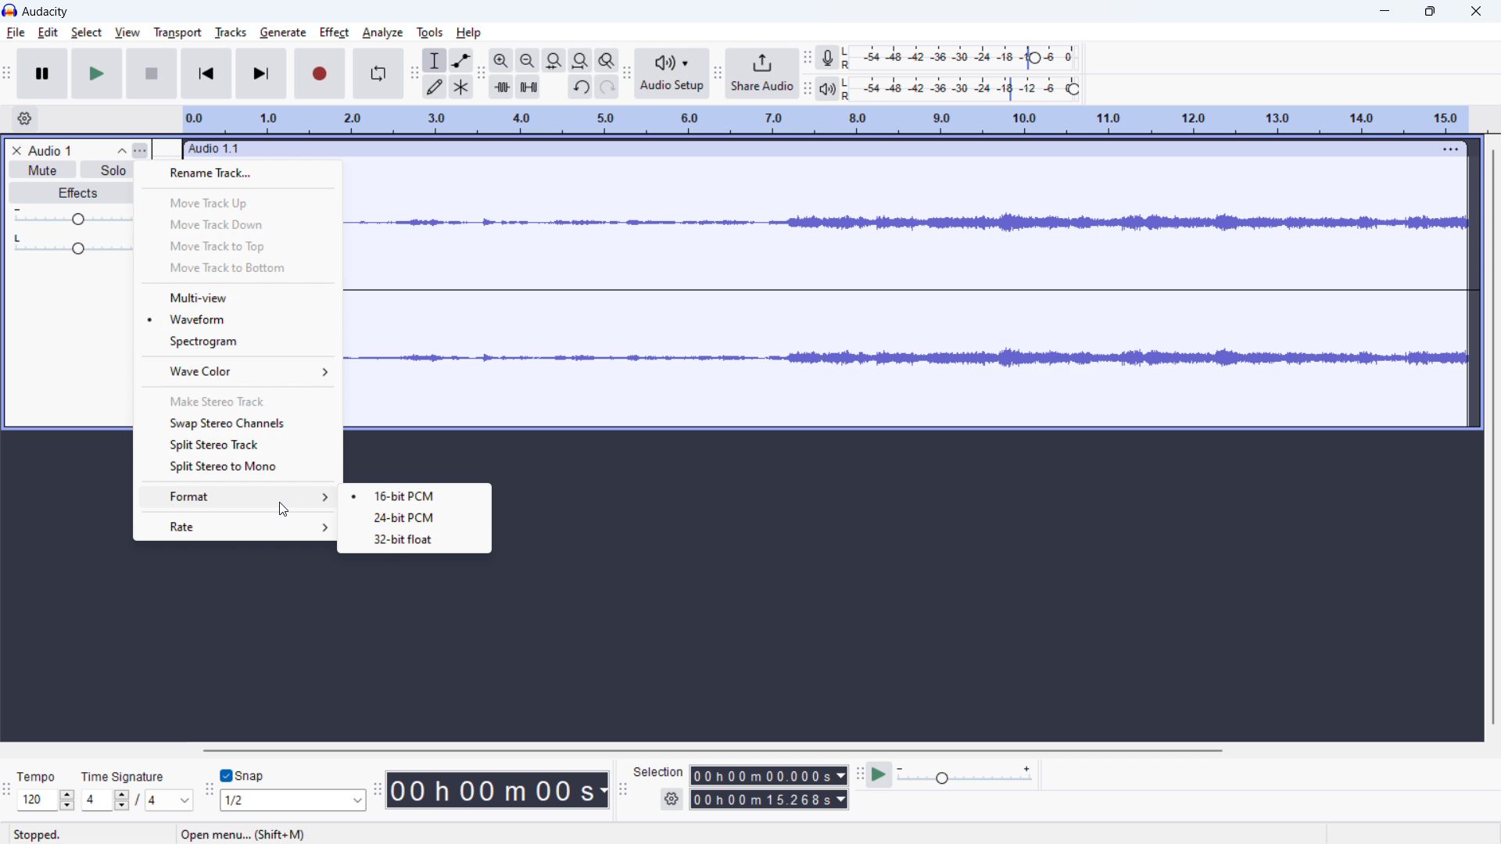  I want to click on edit toolbar, so click(481, 73).